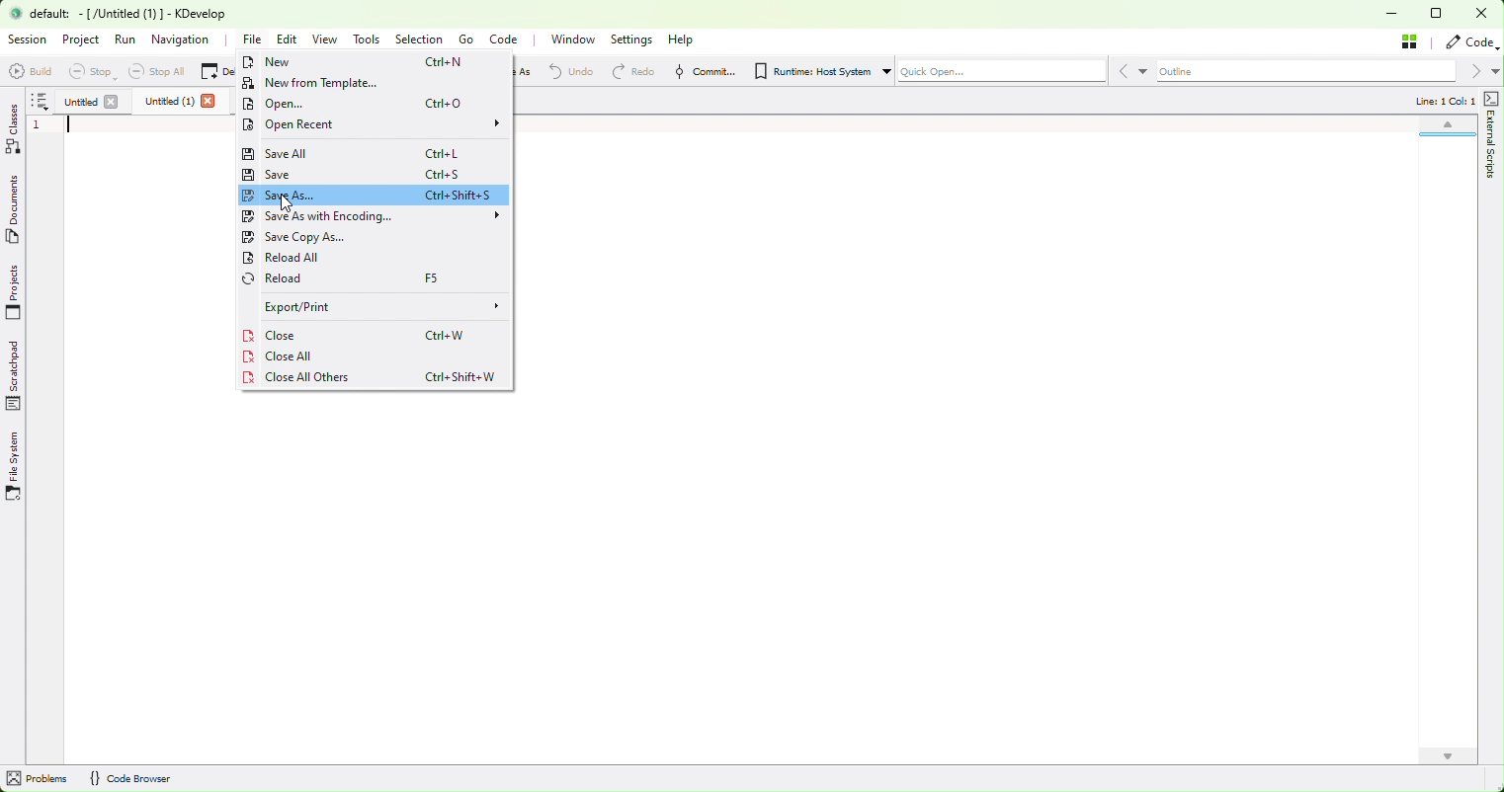 This screenshot has width=1504, height=792. I want to click on Code, so click(510, 41).